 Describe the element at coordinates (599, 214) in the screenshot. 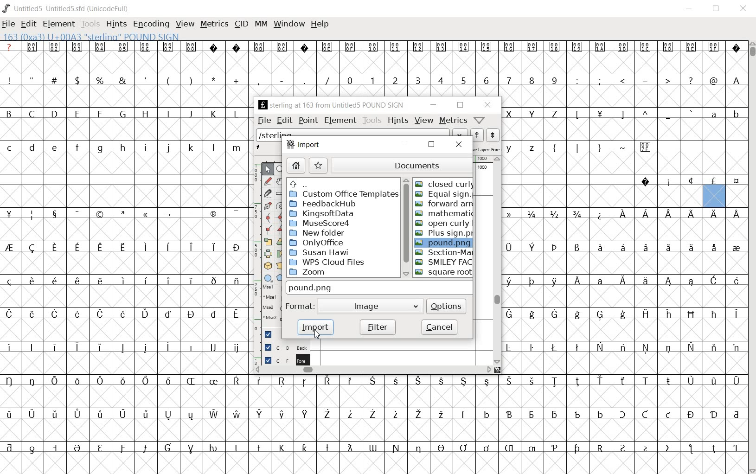

I see `Symbol` at that location.